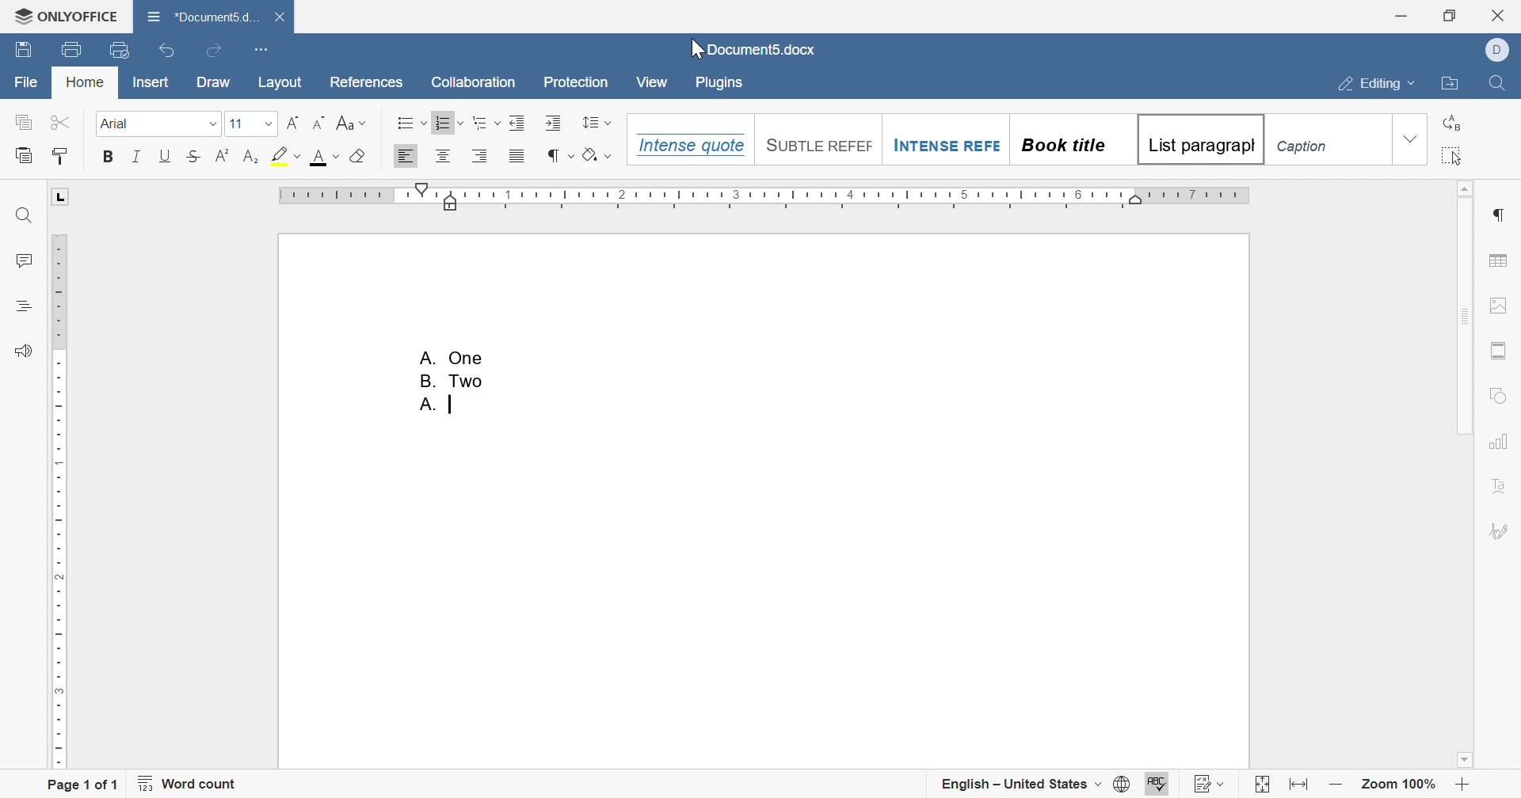 The image size is (1521, 798). I want to click on zoom 100%, so click(1398, 786).